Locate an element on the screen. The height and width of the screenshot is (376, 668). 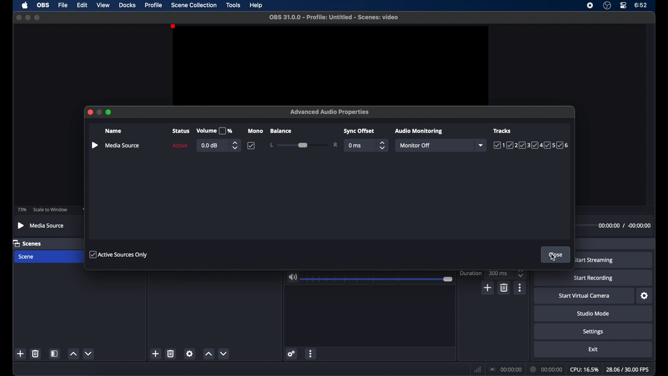
sync offset is located at coordinates (359, 131).